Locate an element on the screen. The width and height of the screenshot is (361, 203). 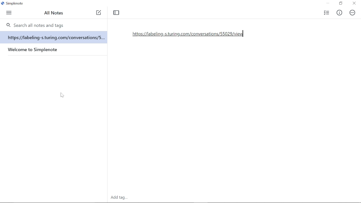
Actions is located at coordinates (353, 14).